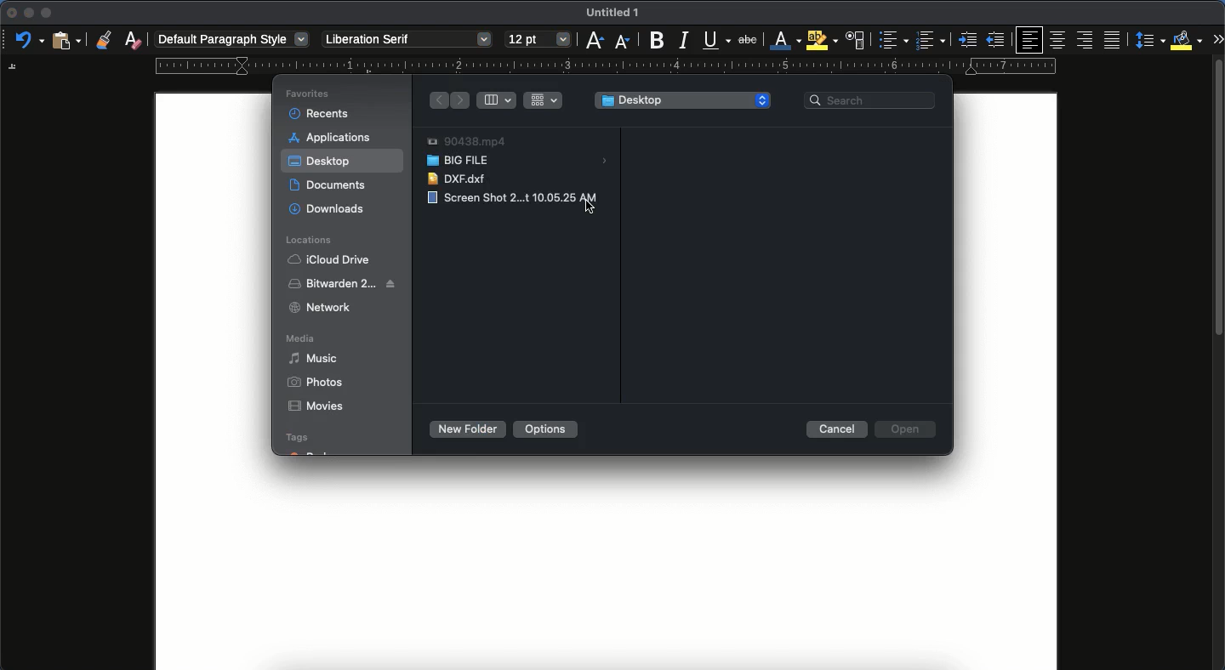 The image size is (1225, 670). Describe the element at coordinates (1217, 38) in the screenshot. I see `expand` at that location.